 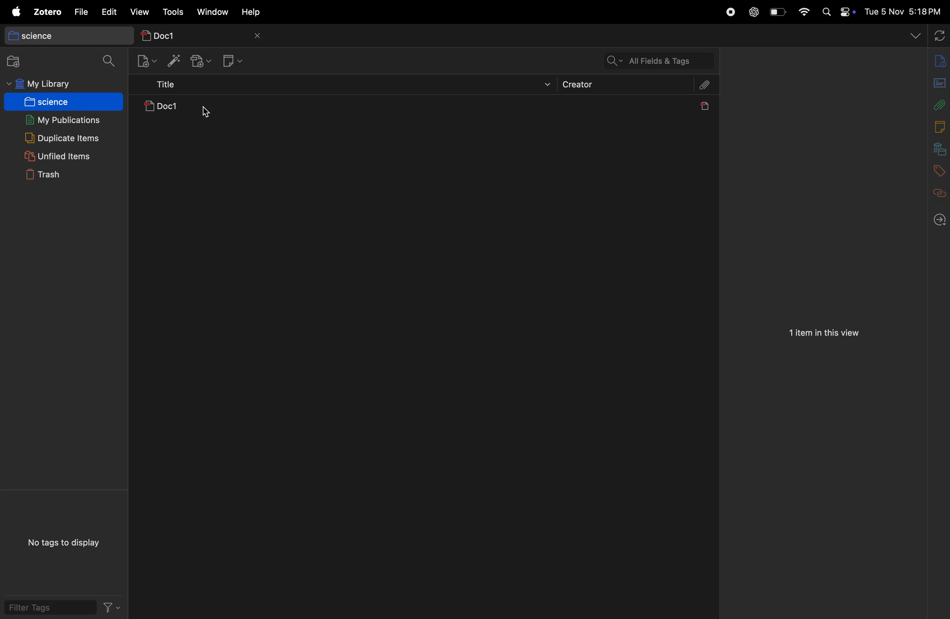 What do you see at coordinates (936, 191) in the screenshot?
I see `link` at bounding box center [936, 191].